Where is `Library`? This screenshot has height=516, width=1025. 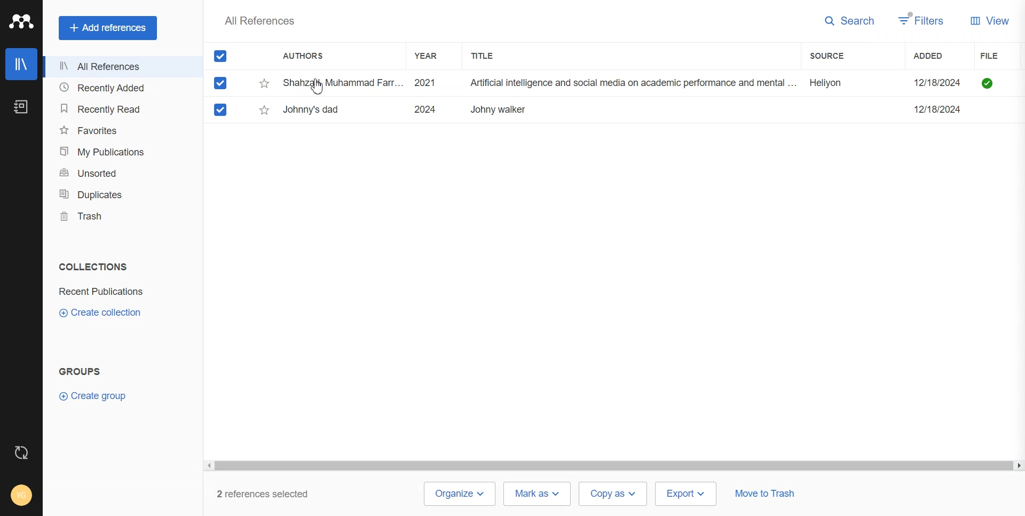 Library is located at coordinates (21, 64).